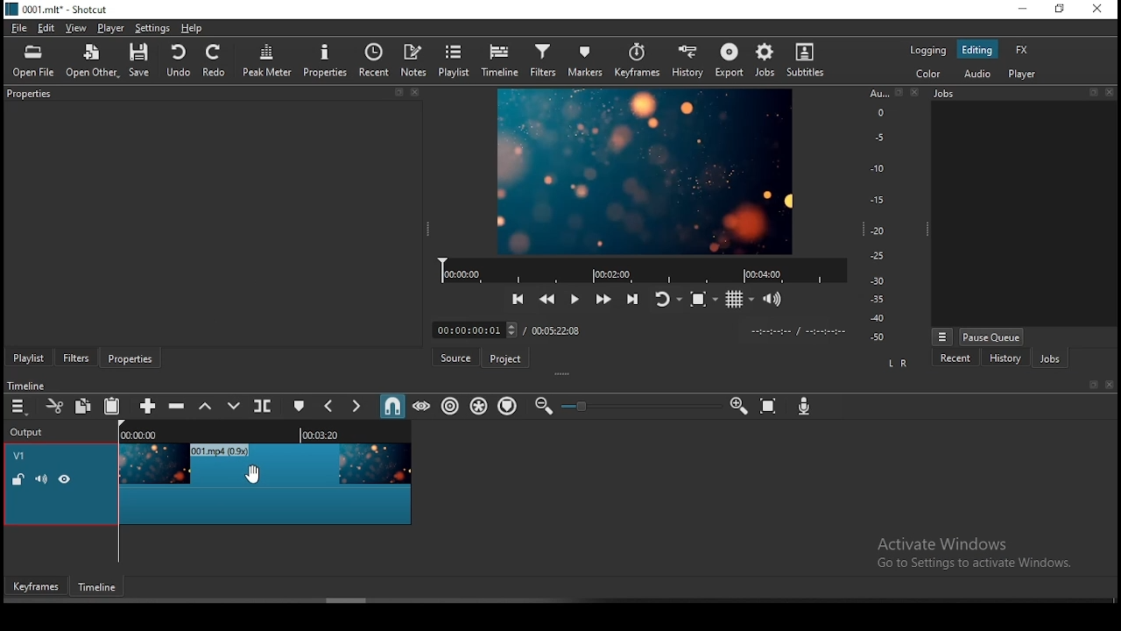 The height and width of the screenshot is (631, 1121). I want to click on filters, so click(543, 60).